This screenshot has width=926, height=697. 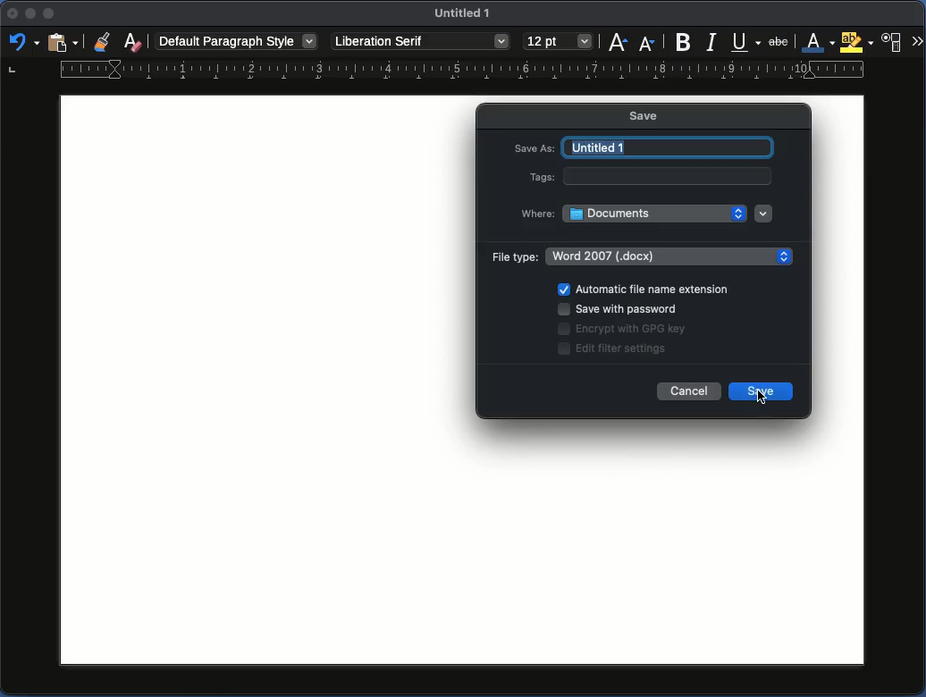 I want to click on Underline, so click(x=746, y=41).